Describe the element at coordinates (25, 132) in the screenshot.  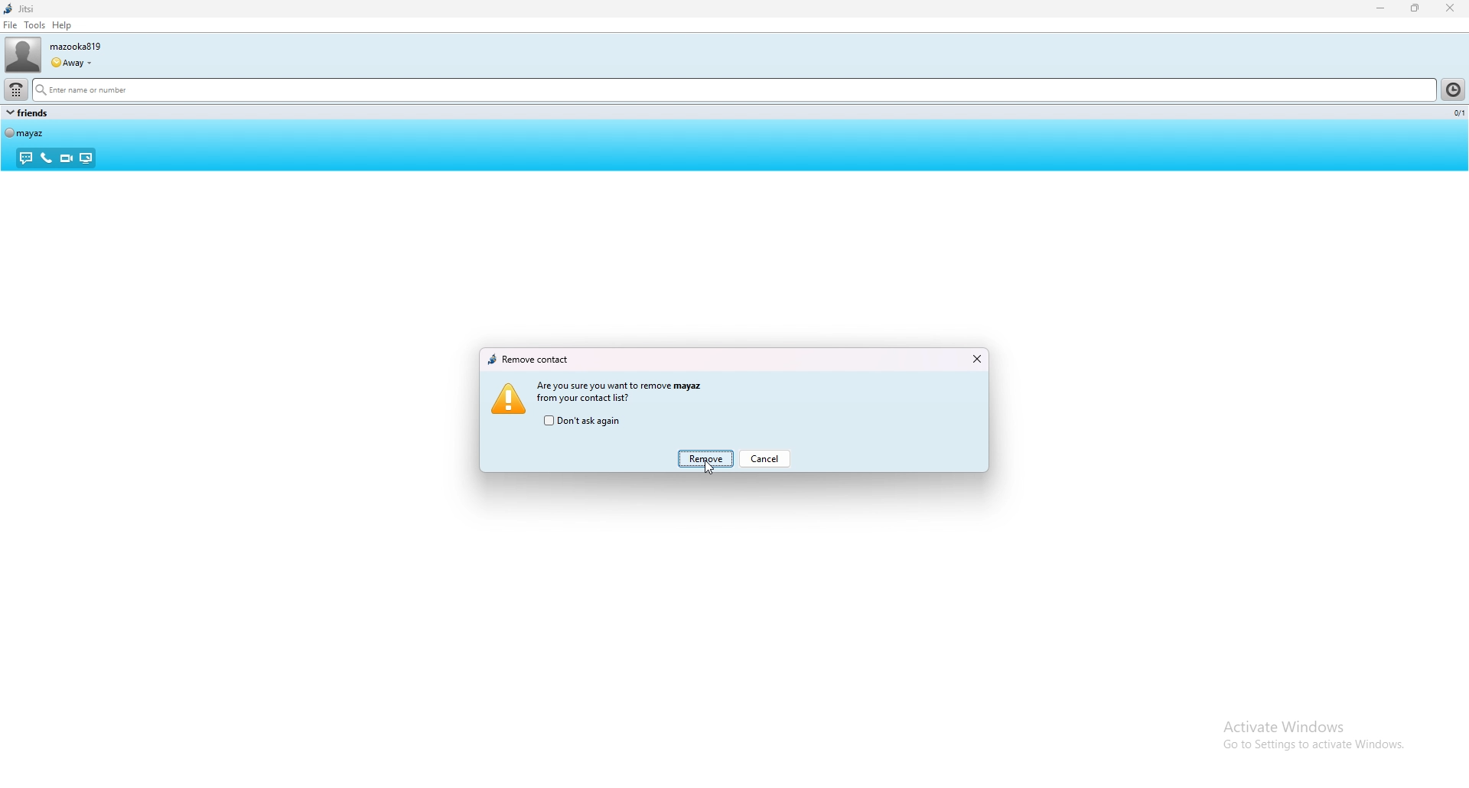
I see `contact` at that location.